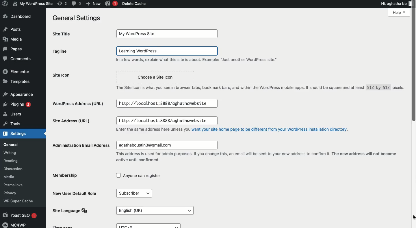 Image resolution: width=416 pixels, height=228 pixels. Describe the element at coordinates (14, 185) in the screenshot. I see `Permalinks` at that location.